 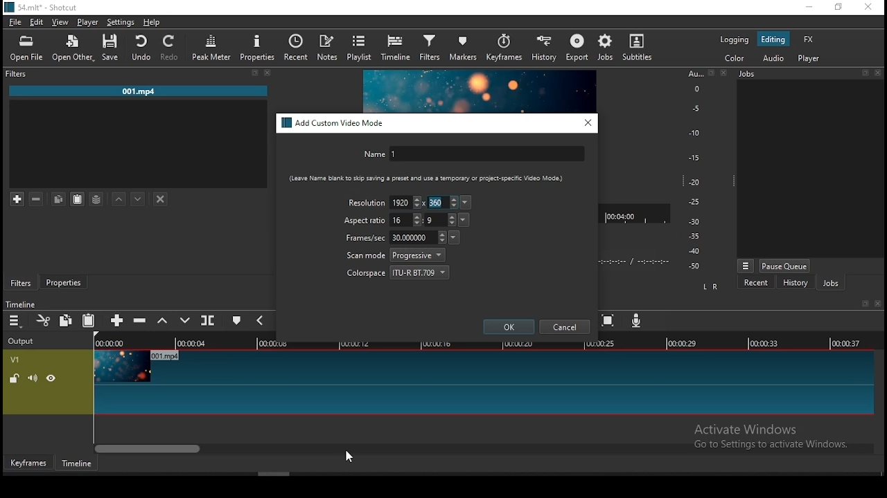 I want to click on filters, so click(x=21, y=283).